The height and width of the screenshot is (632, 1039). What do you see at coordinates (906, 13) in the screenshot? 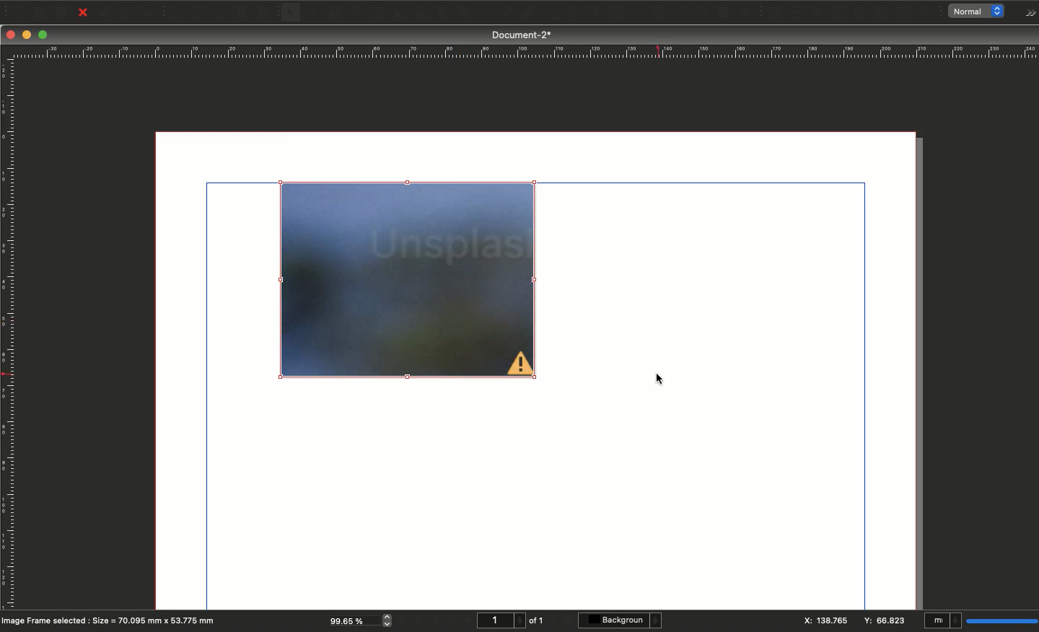
I see `Text annotation` at bounding box center [906, 13].